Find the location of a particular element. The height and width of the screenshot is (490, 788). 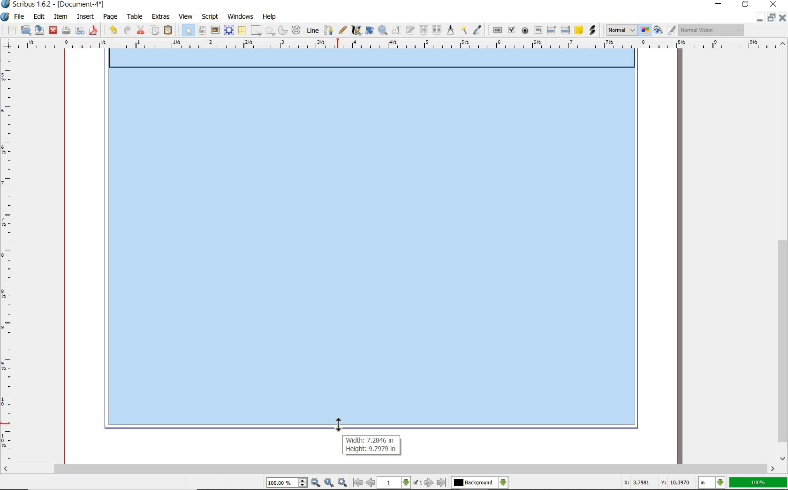

pdf text field is located at coordinates (538, 30).